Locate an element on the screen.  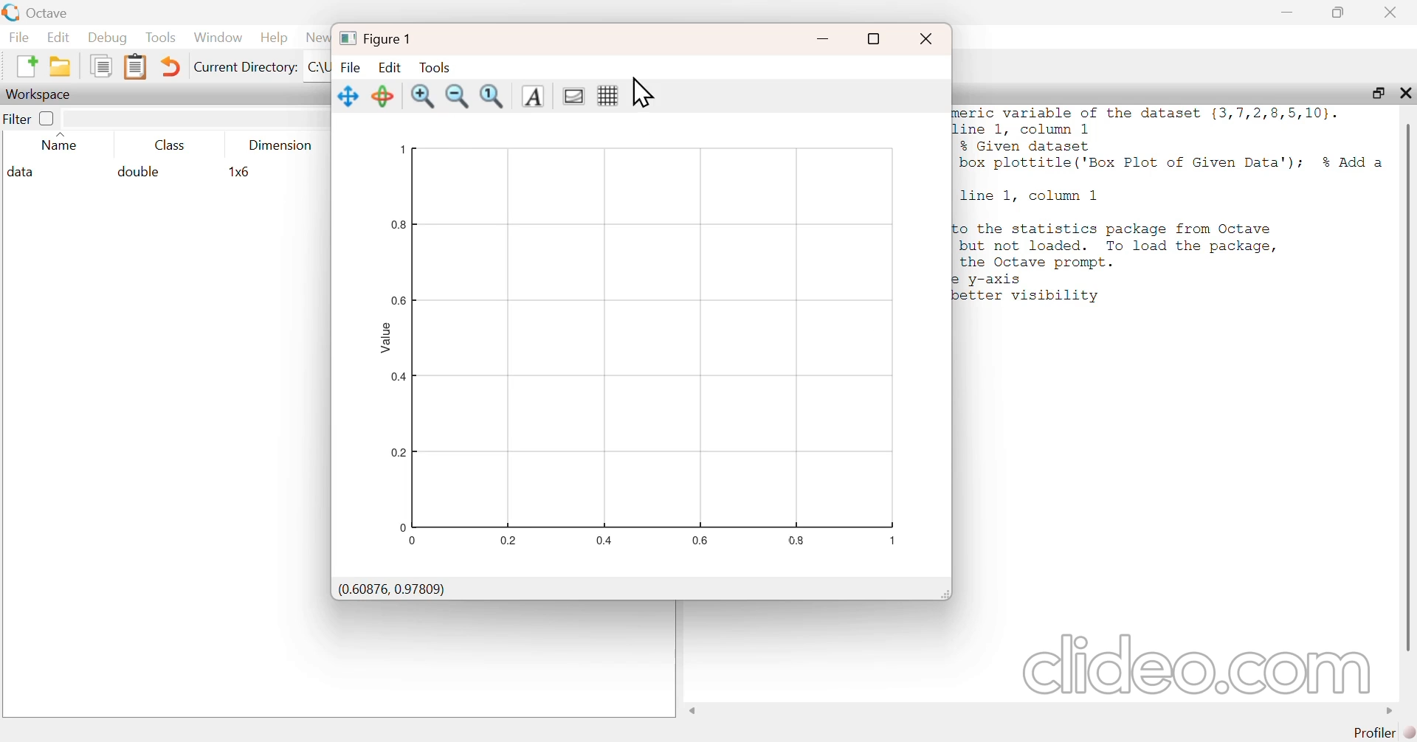
maximize is located at coordinates (876, 37).